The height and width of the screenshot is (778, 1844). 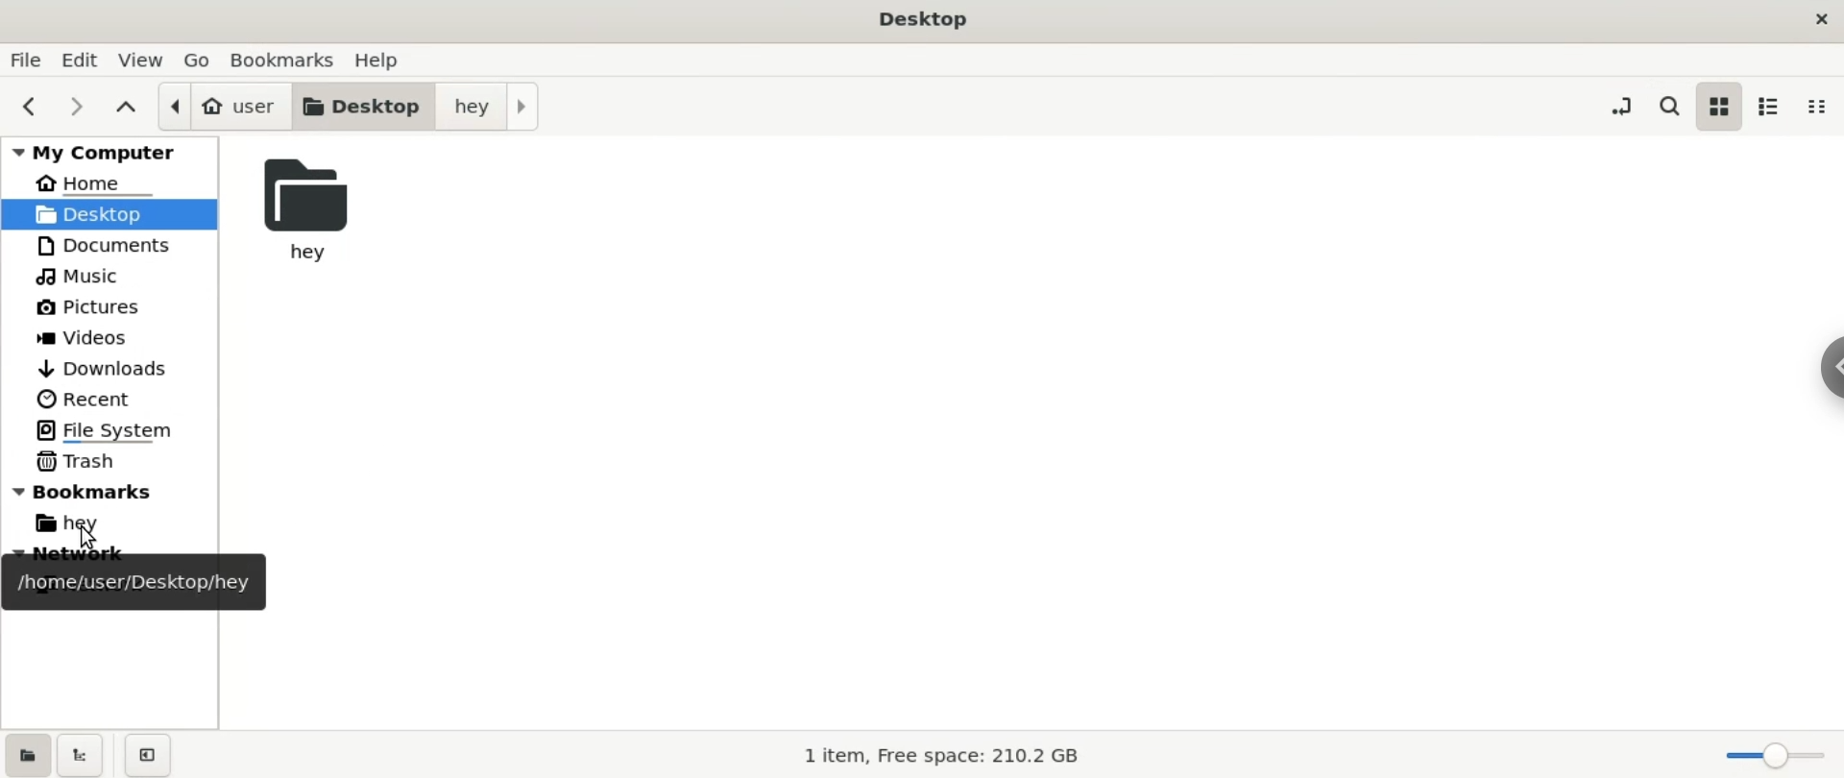 I want to click on hey, so click(x=499, y=105).